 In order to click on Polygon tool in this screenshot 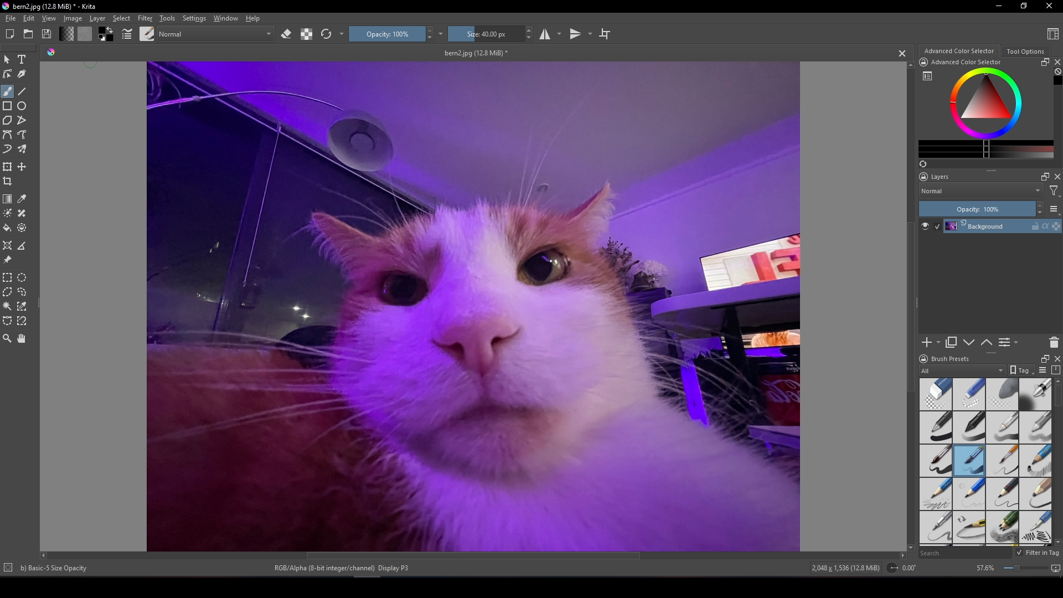, I will do `click(8, 120)`.